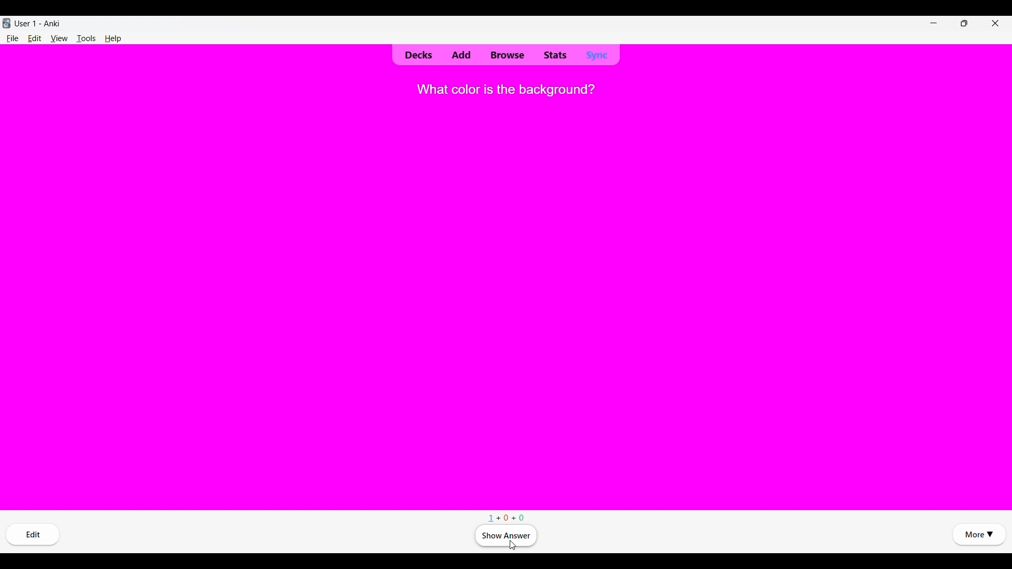 This screenshot has width=1012, height=569. I want to click on Sync, so click(597, 54).